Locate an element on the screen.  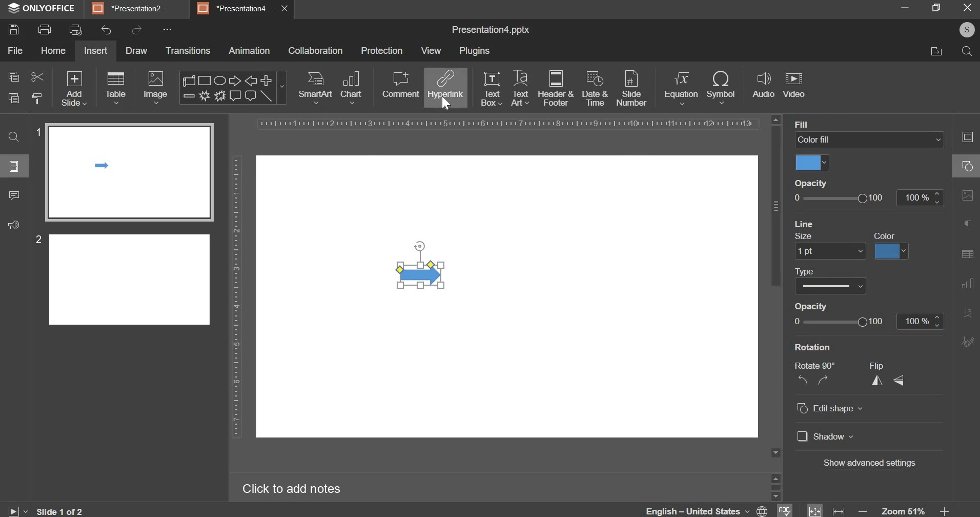
fit is located at coordinates (825, 508).